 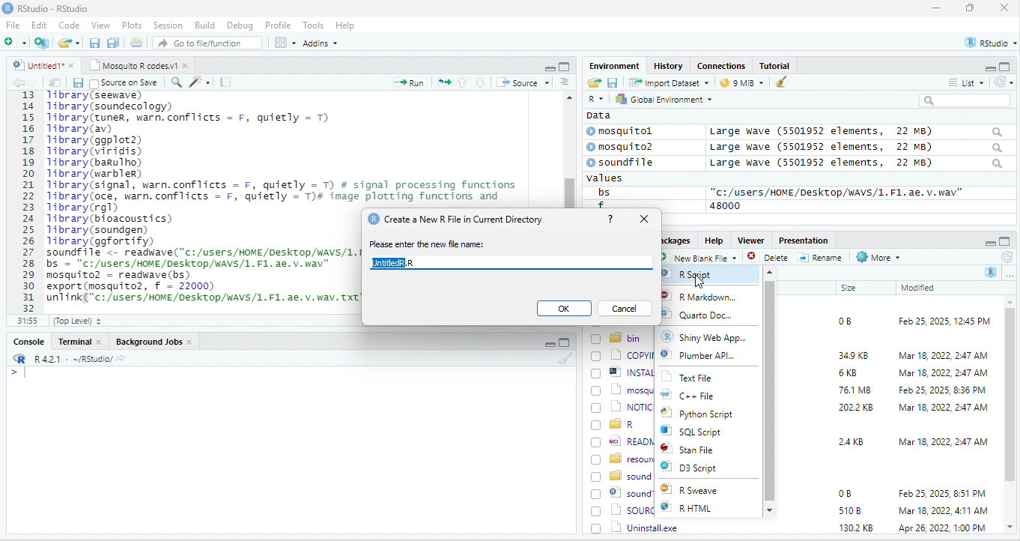 What do you see at coordinates (15, 375) in the screenshot?
I see `syntax` at bounding box center [15, 375].